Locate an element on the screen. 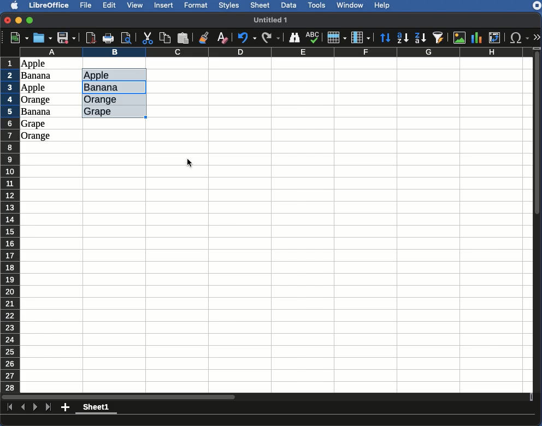 The width and height of the screenshot is (542, 426). Copy is located at coordinates (165, 38).